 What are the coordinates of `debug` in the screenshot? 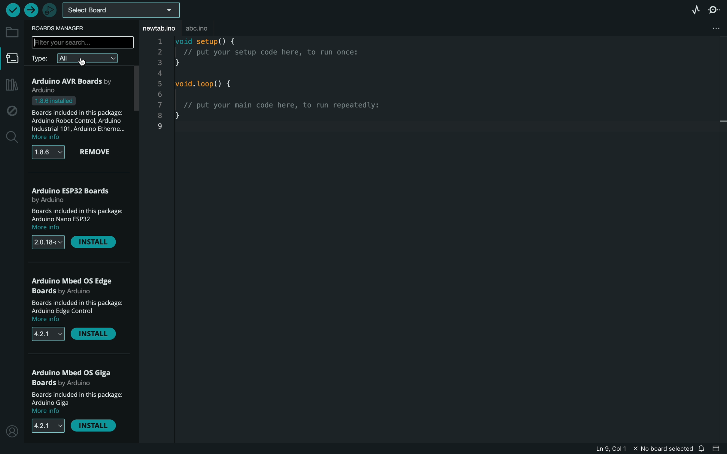 It's located at (11, 109).